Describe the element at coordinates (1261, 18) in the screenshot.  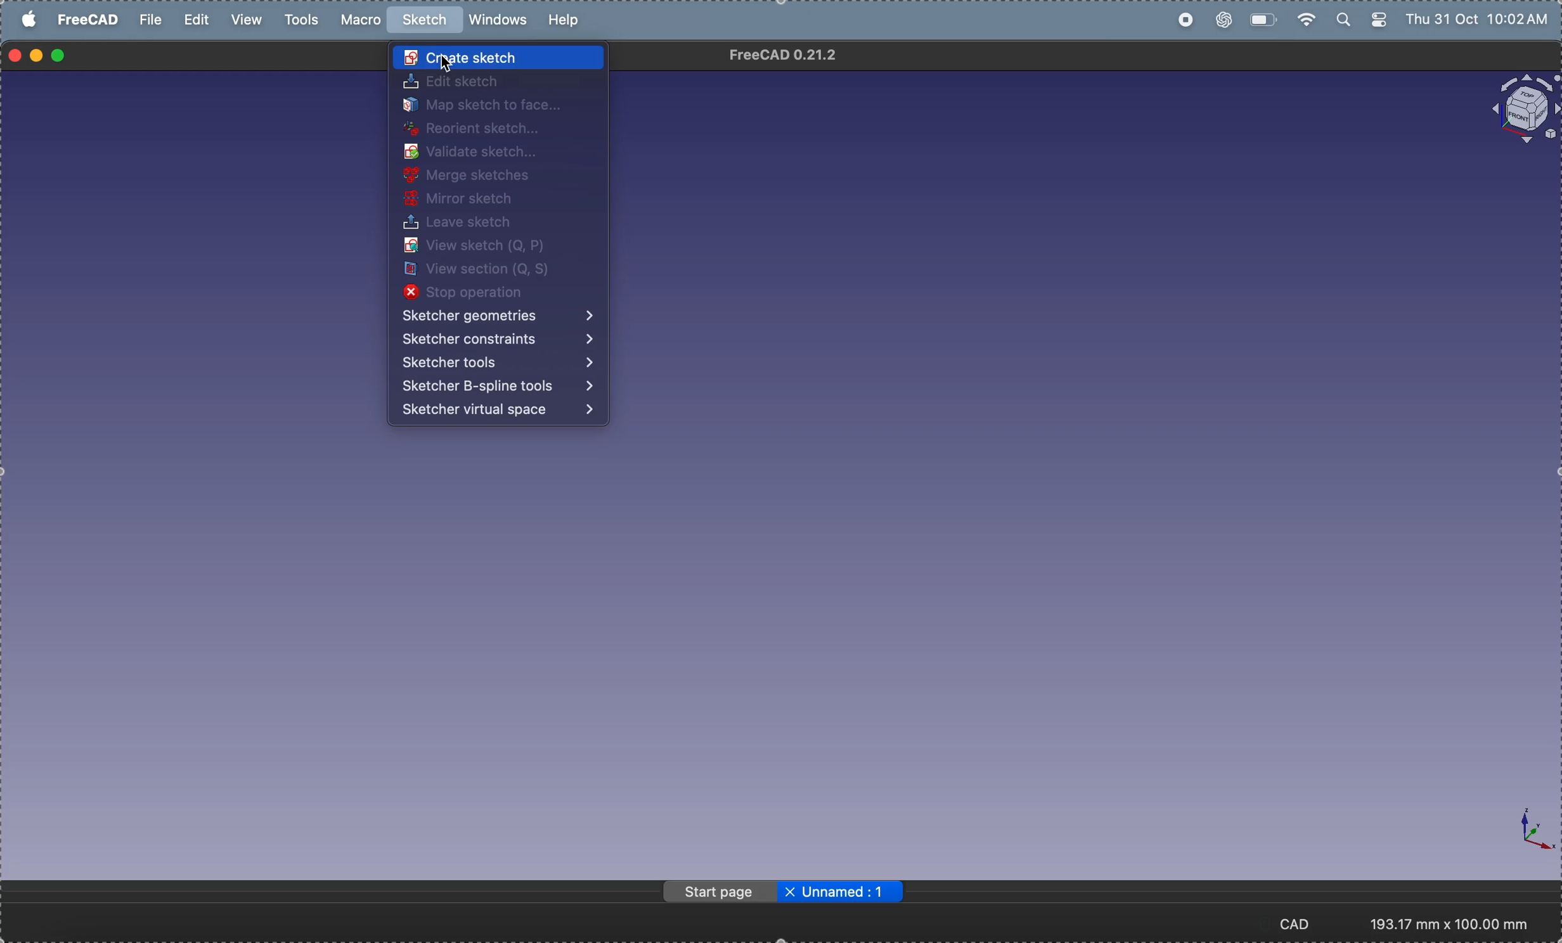
I see `battery` at that location.